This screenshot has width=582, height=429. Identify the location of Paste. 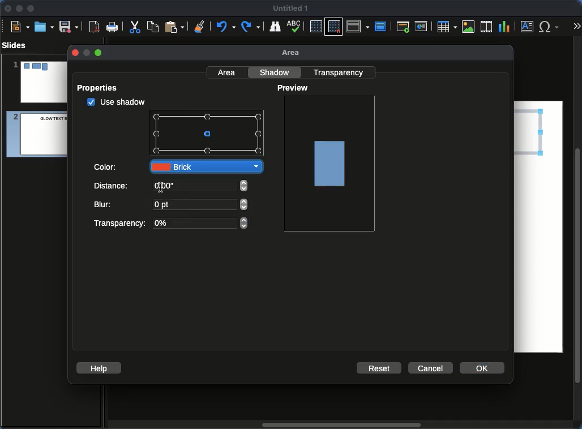
(174, 26).